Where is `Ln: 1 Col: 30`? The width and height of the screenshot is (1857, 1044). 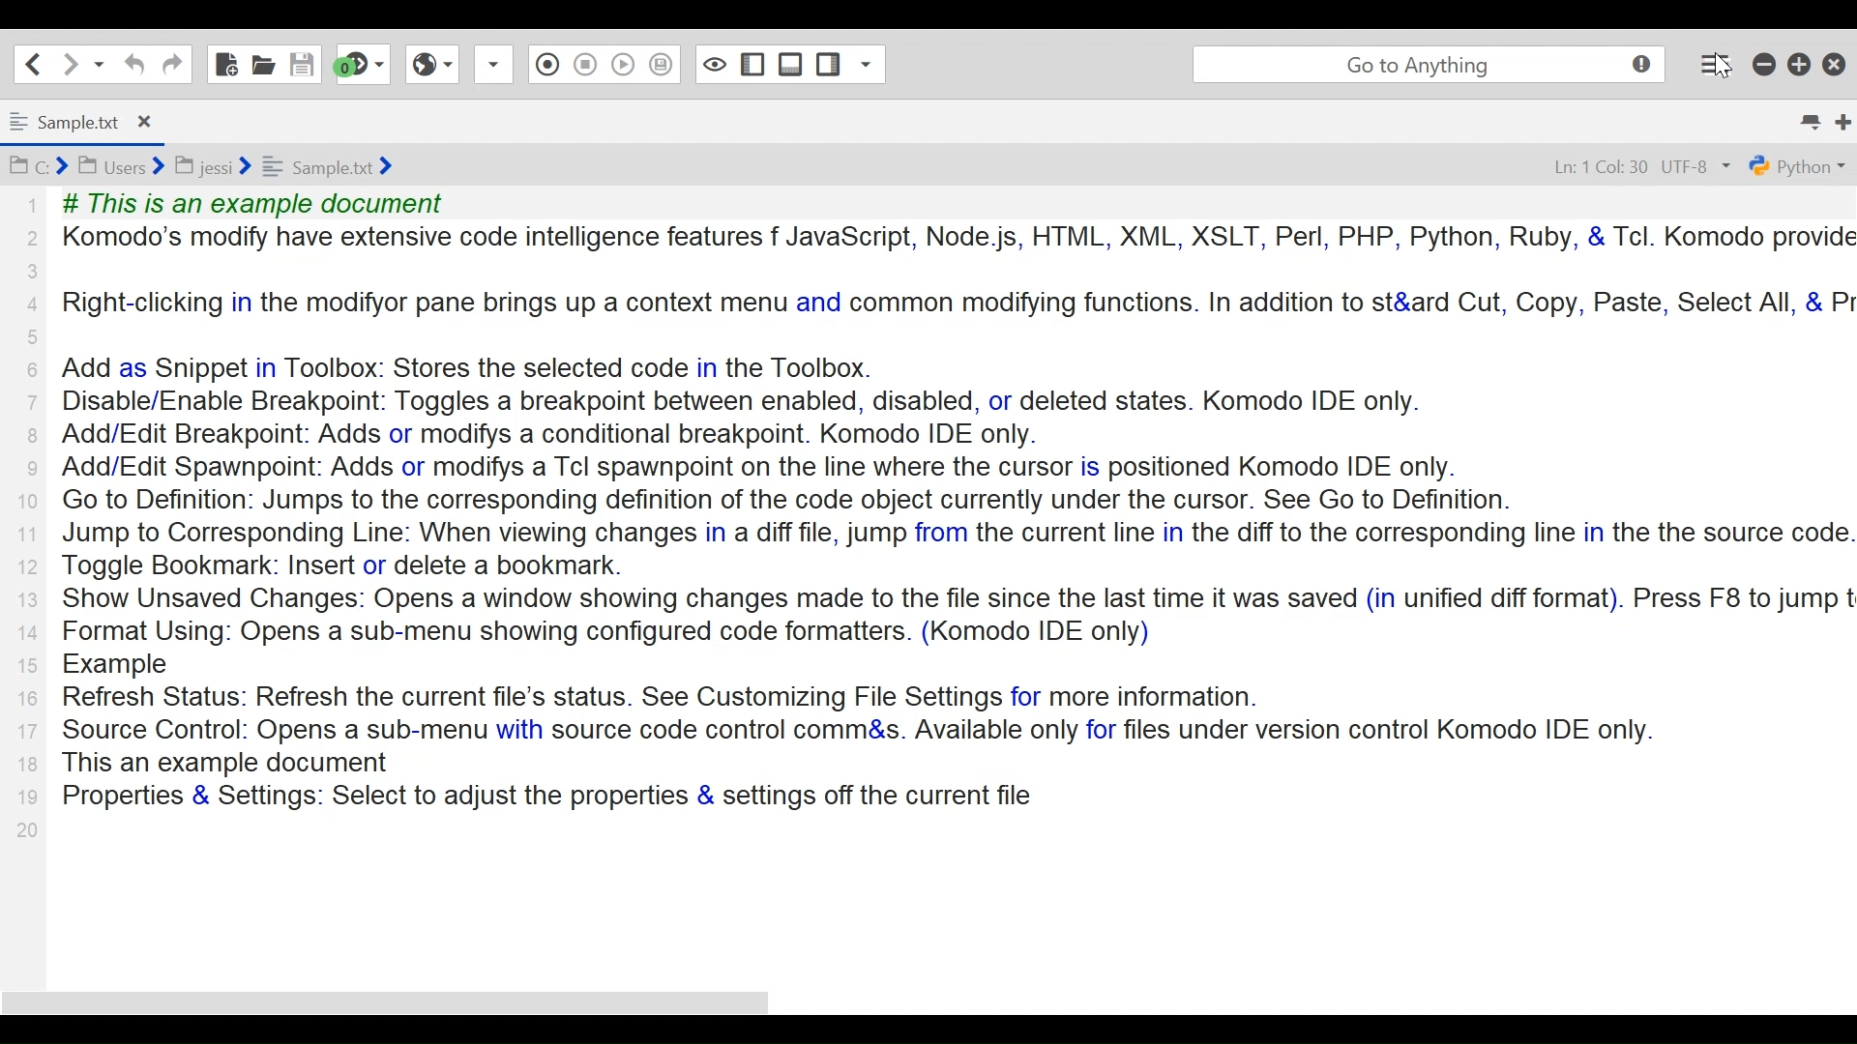 Ln: 1 Col: 30 is located at coordinates (1590, 167).